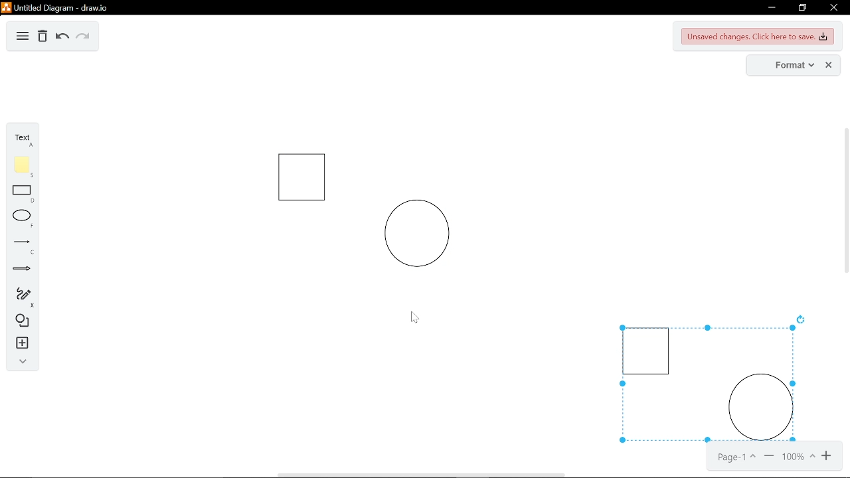 The image size is (850, 478). What do you see at coordinates (829, 65) in the screenshot?
I see `close format` at bounding box center [829, 65].